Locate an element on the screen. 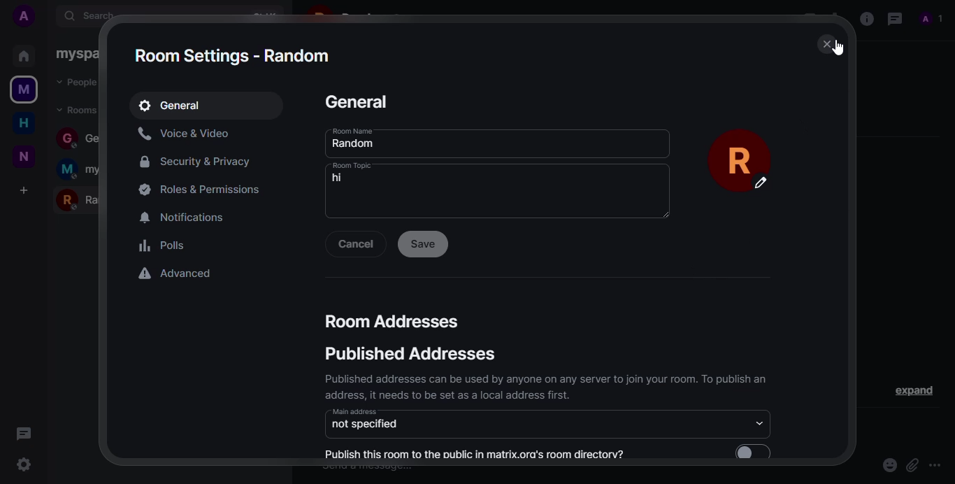 The image size is (955, 484). home is located at coordinates (23, 124).